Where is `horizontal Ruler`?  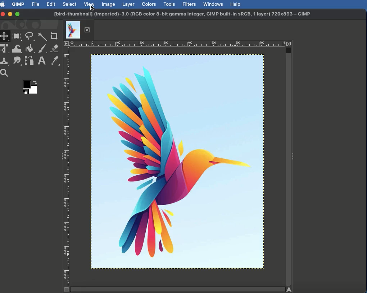 horizontal Ruler is located at coordinates (177, 44).